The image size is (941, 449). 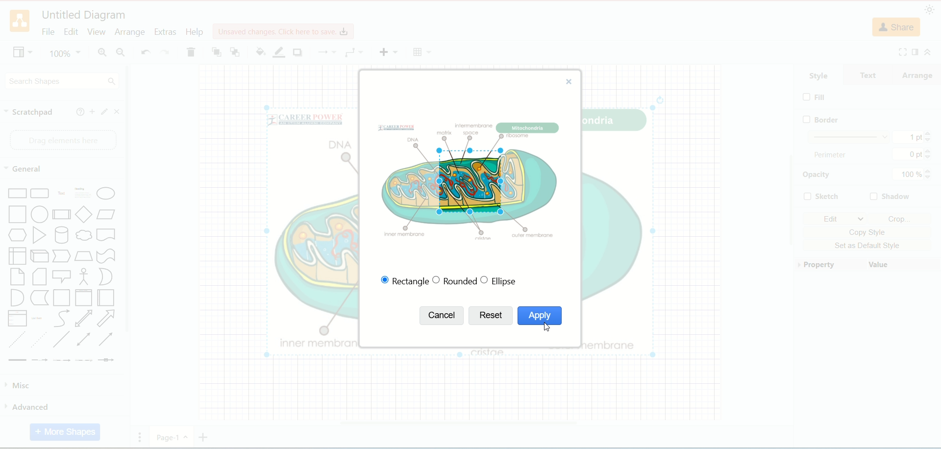 What do you see at coordinates (86, 340) in the screenshot?
I see `Bidirectional Connector` at bounding box center [86, 340].